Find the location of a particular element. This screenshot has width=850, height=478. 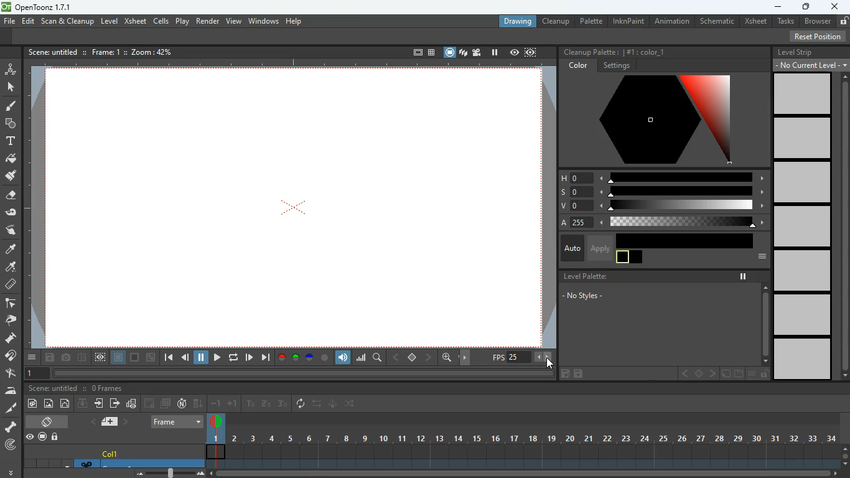

begin is located at coordinates (168, 358).